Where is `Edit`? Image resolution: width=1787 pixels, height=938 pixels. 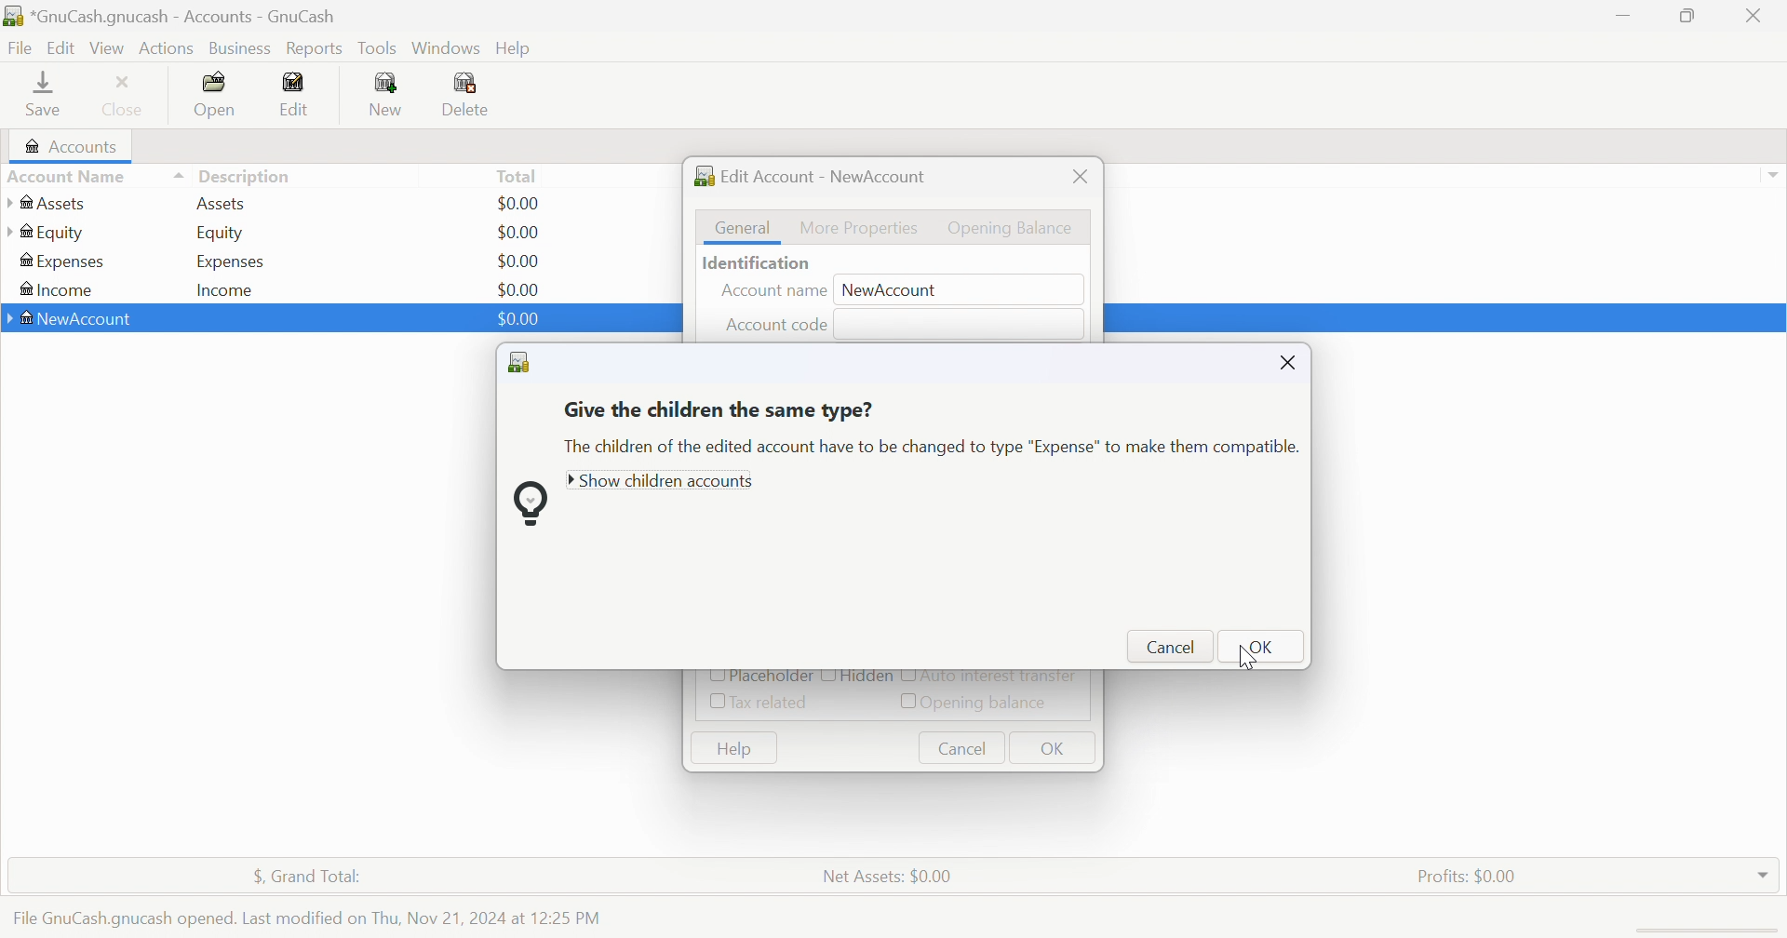
Edit is located at coordinates (64, 46).